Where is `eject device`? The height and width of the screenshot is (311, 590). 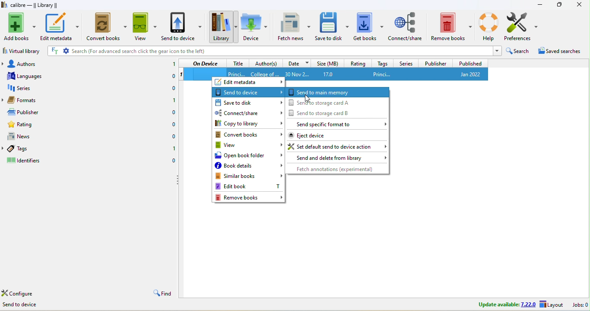
eject device is located at coordinates (337, 135).